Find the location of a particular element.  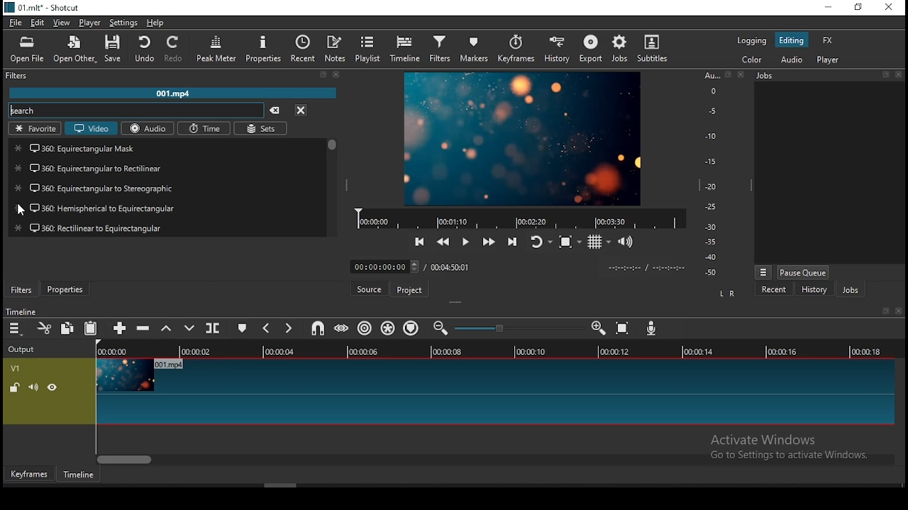

player is located at coordinates (827, 59).